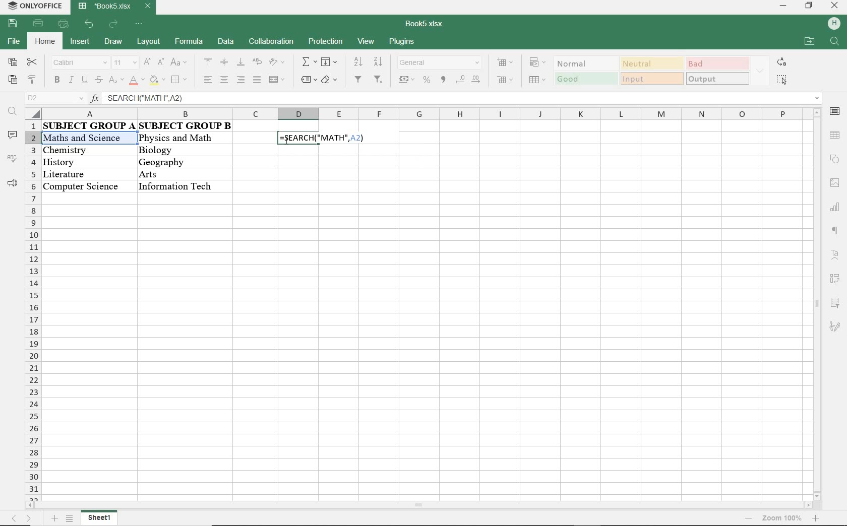  What do you see at coordinates (834, 185) in the screenshot?
I see `sign` at bounding box center [834, 185].